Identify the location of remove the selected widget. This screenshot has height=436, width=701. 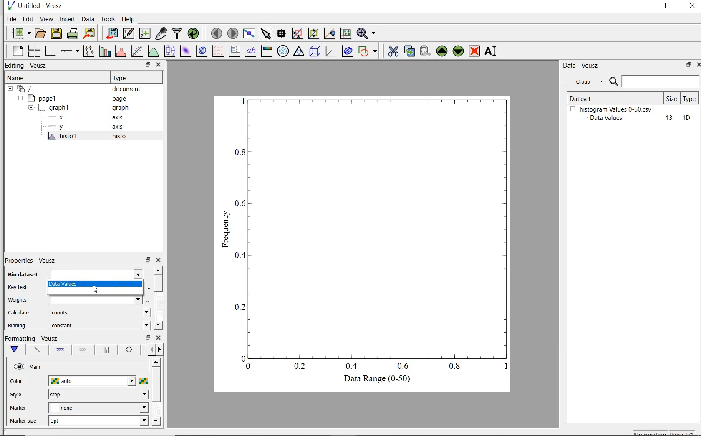
(474, 52).